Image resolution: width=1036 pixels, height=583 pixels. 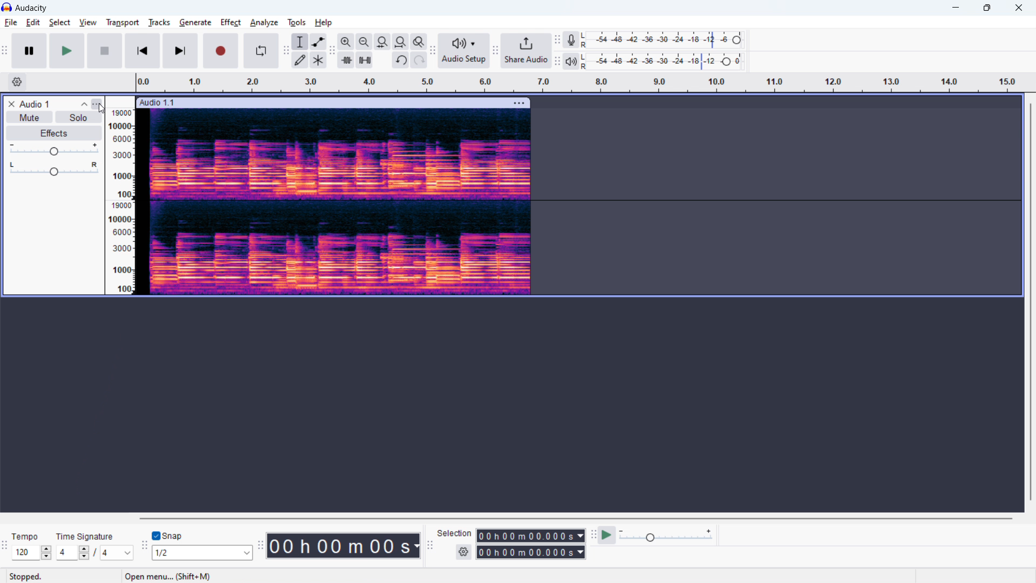 I want to click on effect, so click(x=231, y=22).